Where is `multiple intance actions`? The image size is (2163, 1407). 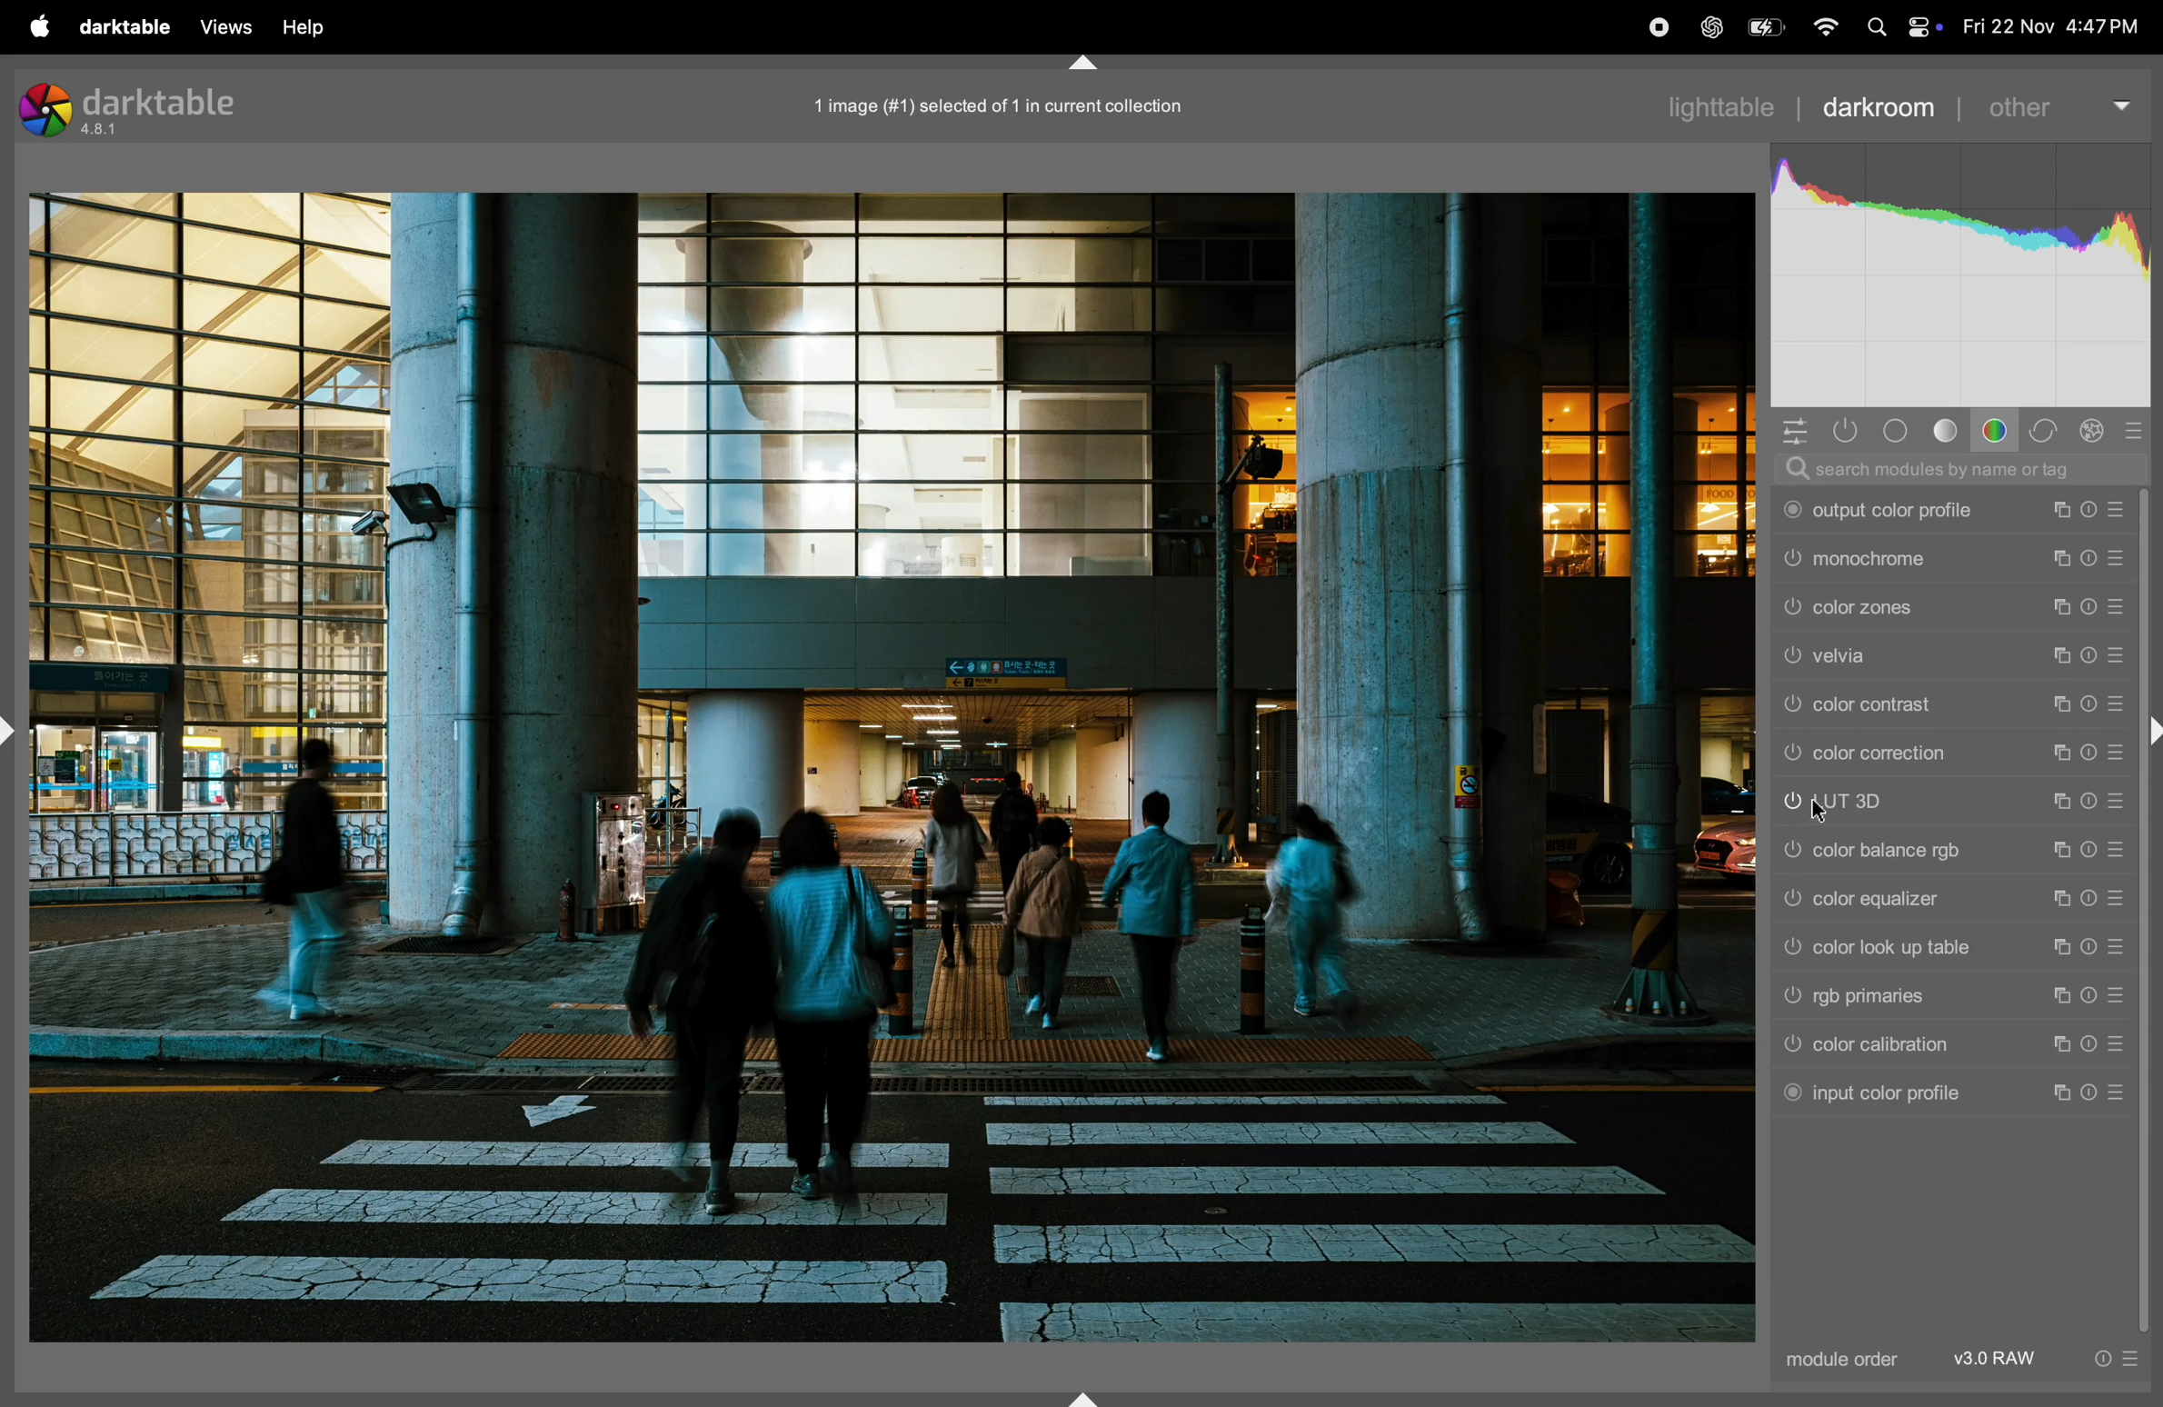 multiple intance actions is located at coordinates (2063, 1040).